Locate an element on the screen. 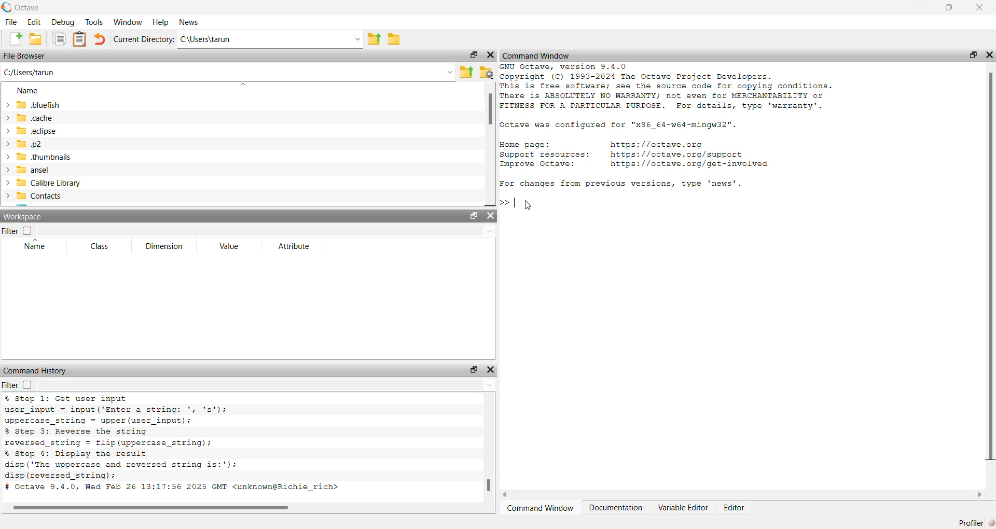 The image size is (996, 529). class is located at coordinates (95, 247).